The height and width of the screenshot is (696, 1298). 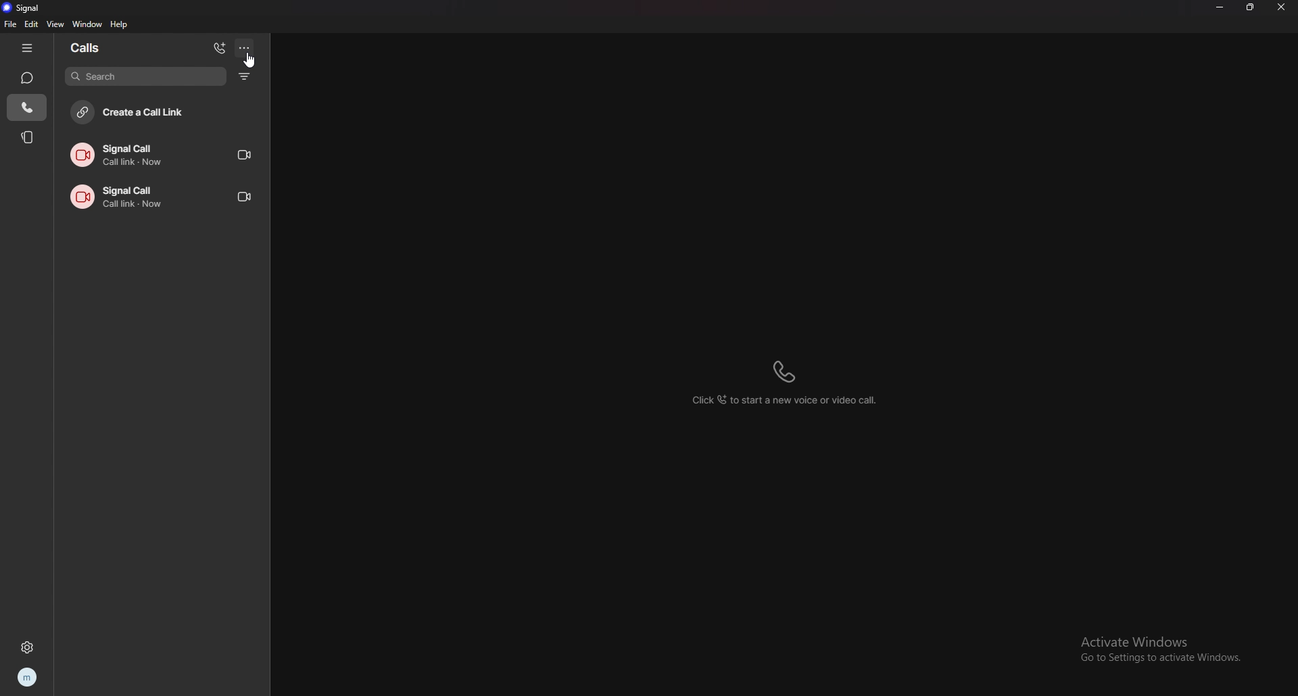 What do you see at coordinates (791, 382) in the screenshot?
I see `click to start a new voice or video call` at bounding box center [791, 382].